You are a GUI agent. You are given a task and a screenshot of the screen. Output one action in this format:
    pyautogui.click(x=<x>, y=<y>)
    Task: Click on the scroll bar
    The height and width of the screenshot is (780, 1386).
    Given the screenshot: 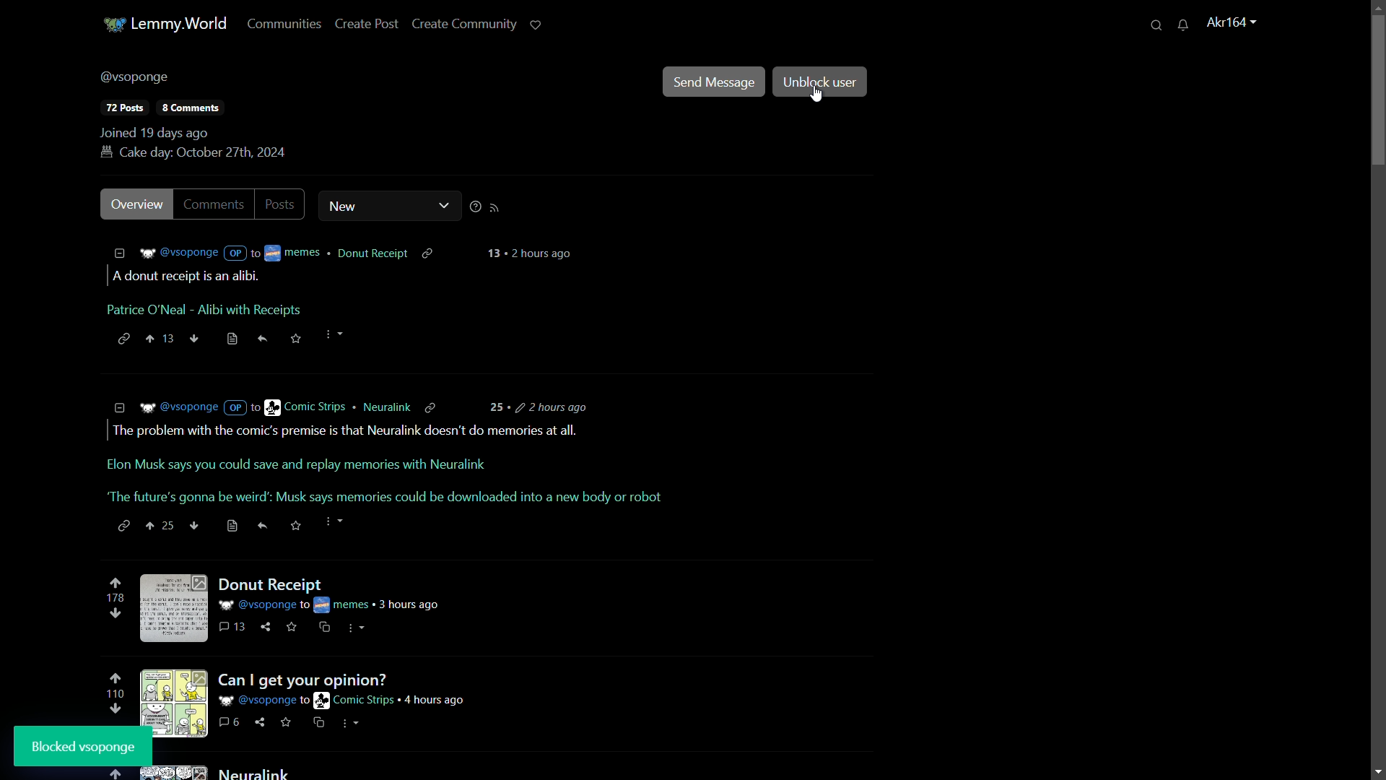 What is the action you would take?
    pyautogui.click(x=1378, y=89)
    